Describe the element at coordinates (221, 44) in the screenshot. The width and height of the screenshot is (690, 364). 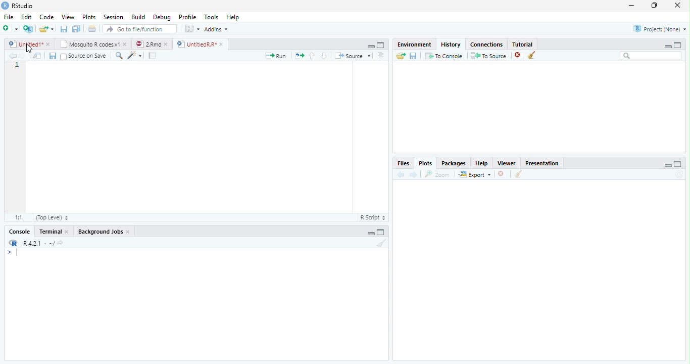
I see `close` at that location.